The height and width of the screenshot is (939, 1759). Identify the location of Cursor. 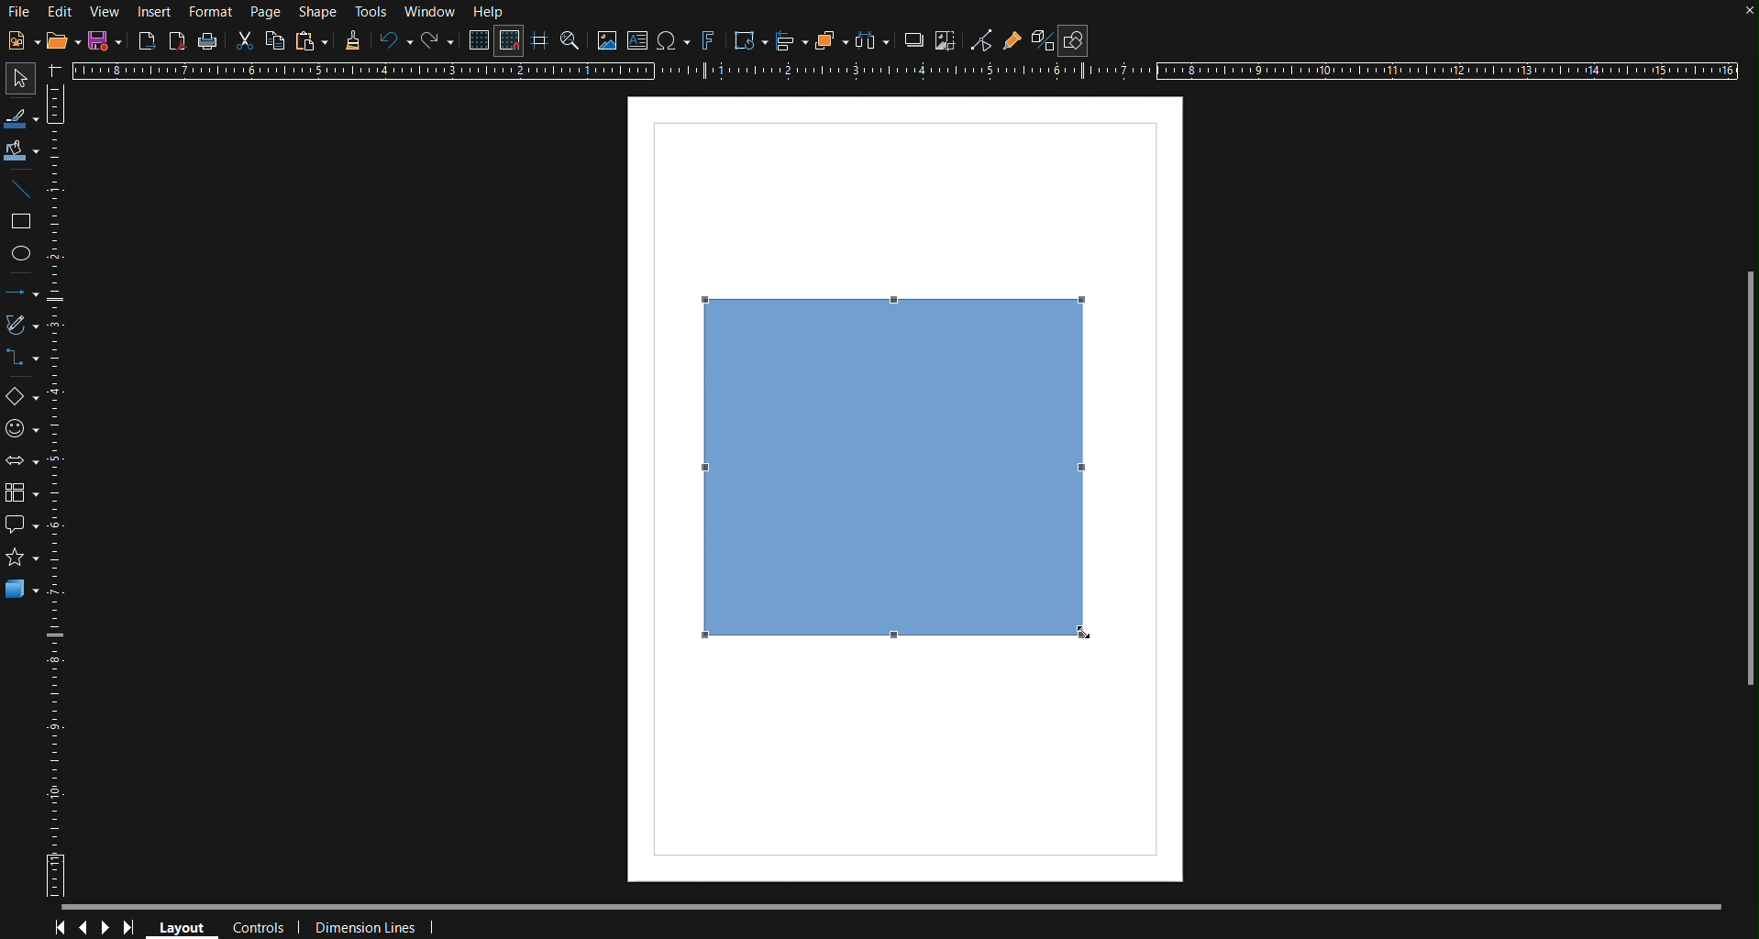
(1070, 618).